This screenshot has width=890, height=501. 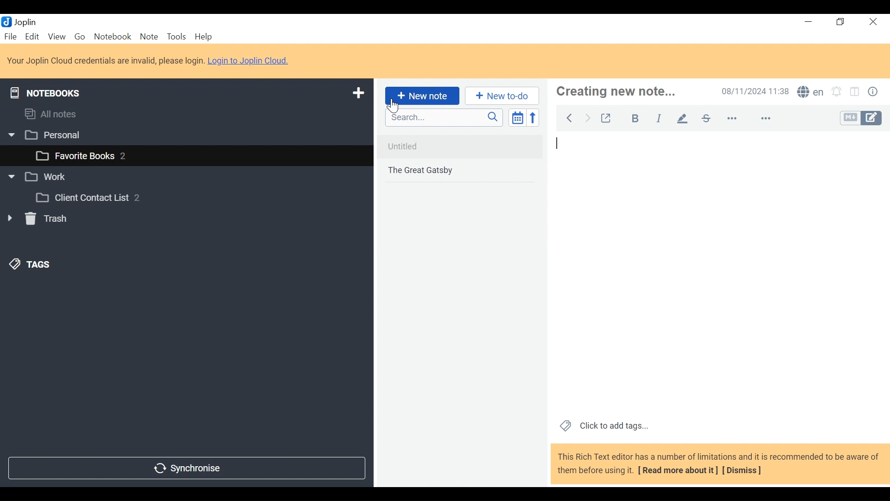 What do you see at coordinates (38, 220) in the screenshot?
I see `Trash` at bounding box center [38, 220].